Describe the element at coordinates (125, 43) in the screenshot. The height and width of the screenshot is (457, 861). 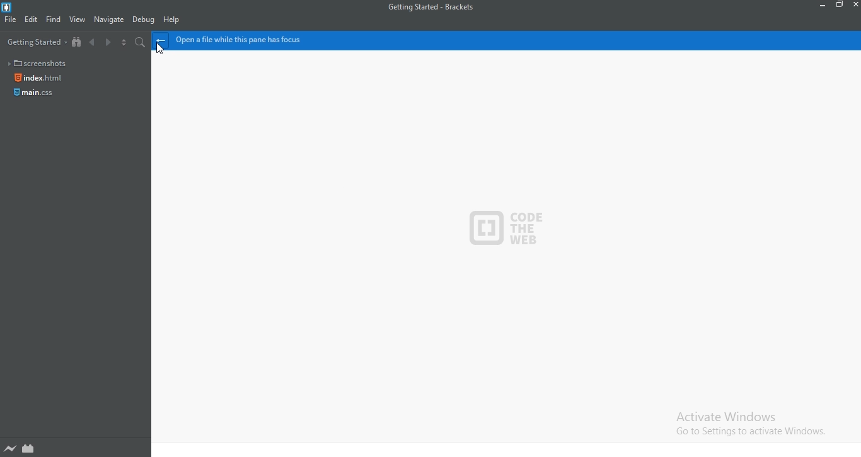
I see `Split the editor vertically or horizontally` at that location.